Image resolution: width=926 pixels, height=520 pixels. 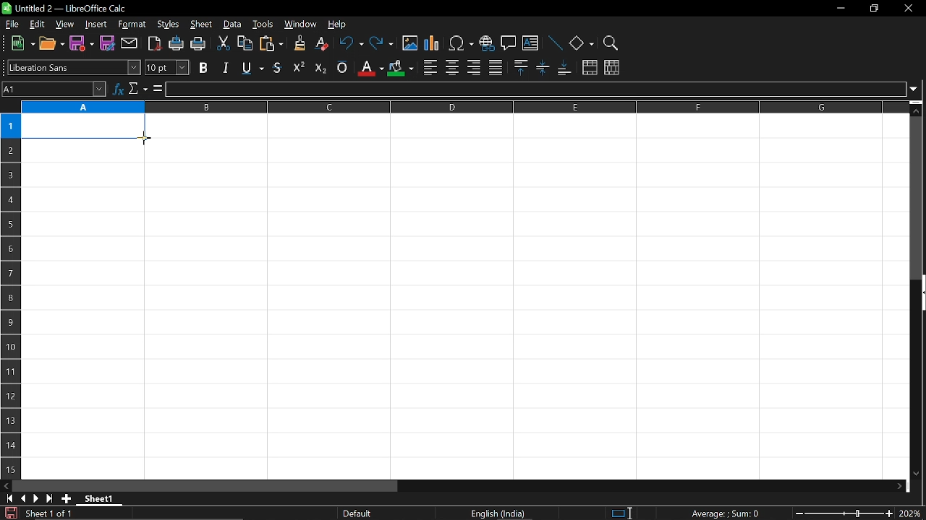 I want to click on overline, so click(x=342, y=68).